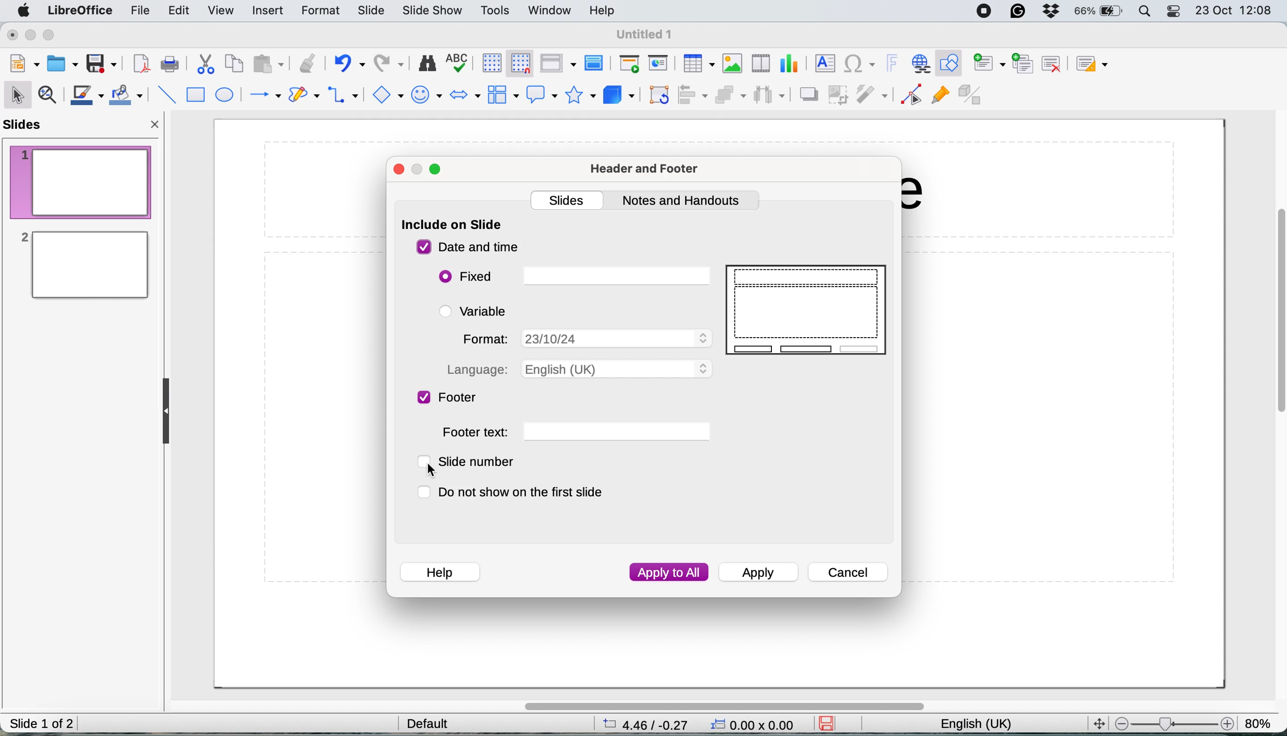  What do you see at coordinates (434, 12) in the screenshot?
I see `slide show` at bounding box center [434, 12].